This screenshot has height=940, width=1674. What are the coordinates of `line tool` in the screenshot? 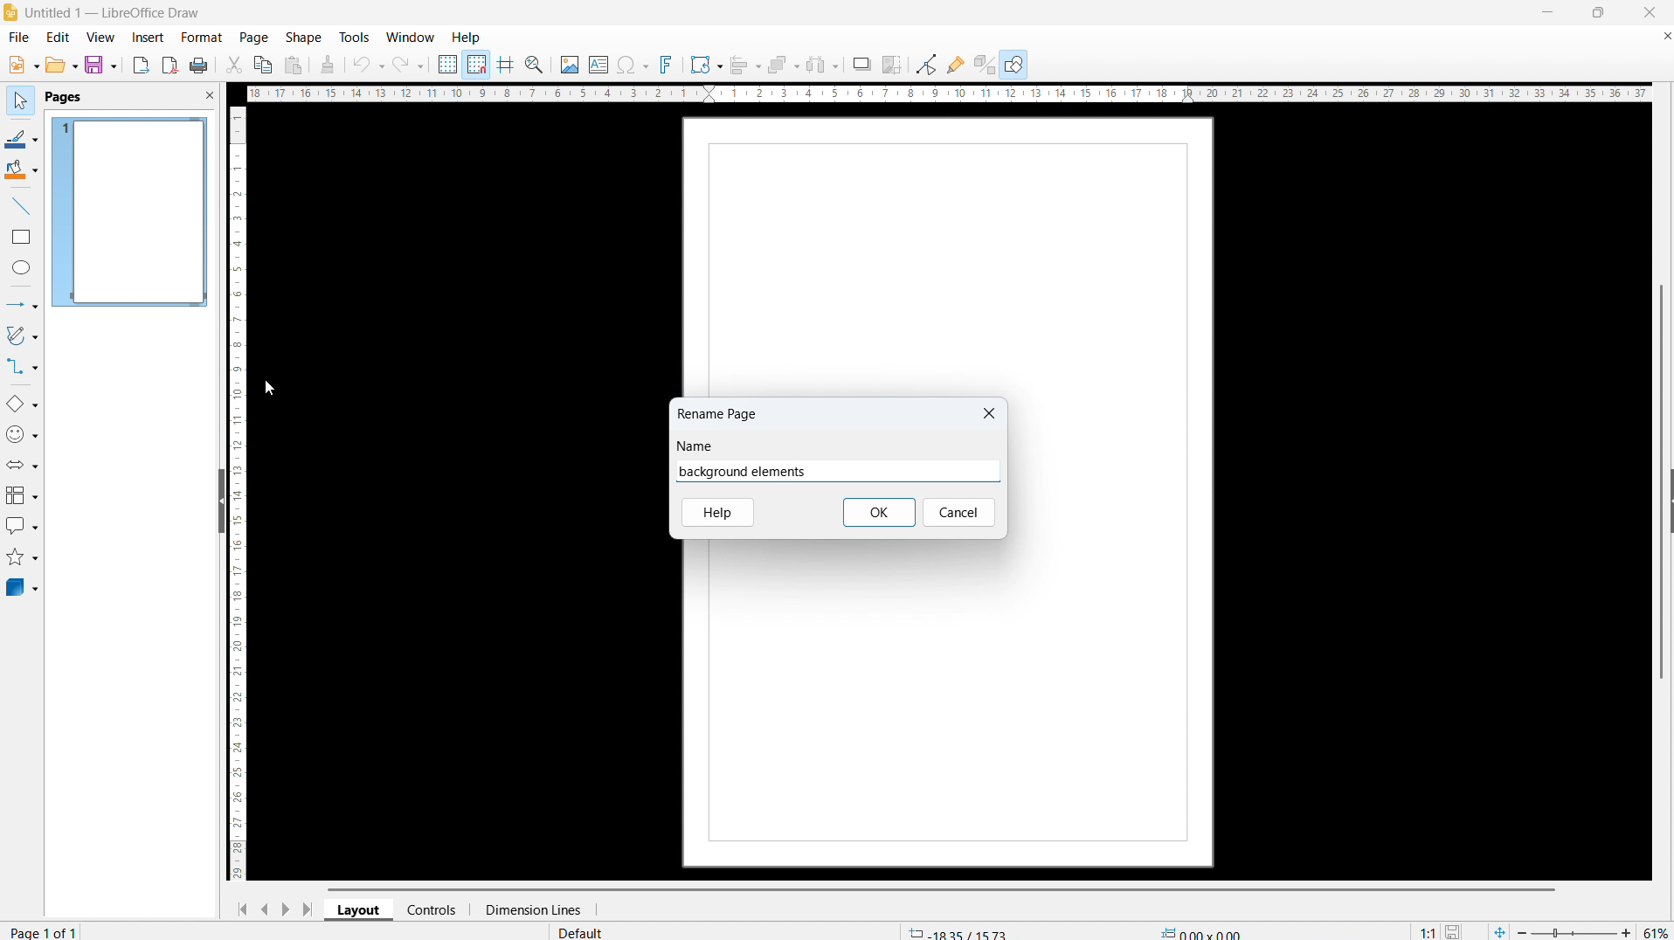 It's located at (21, 206).